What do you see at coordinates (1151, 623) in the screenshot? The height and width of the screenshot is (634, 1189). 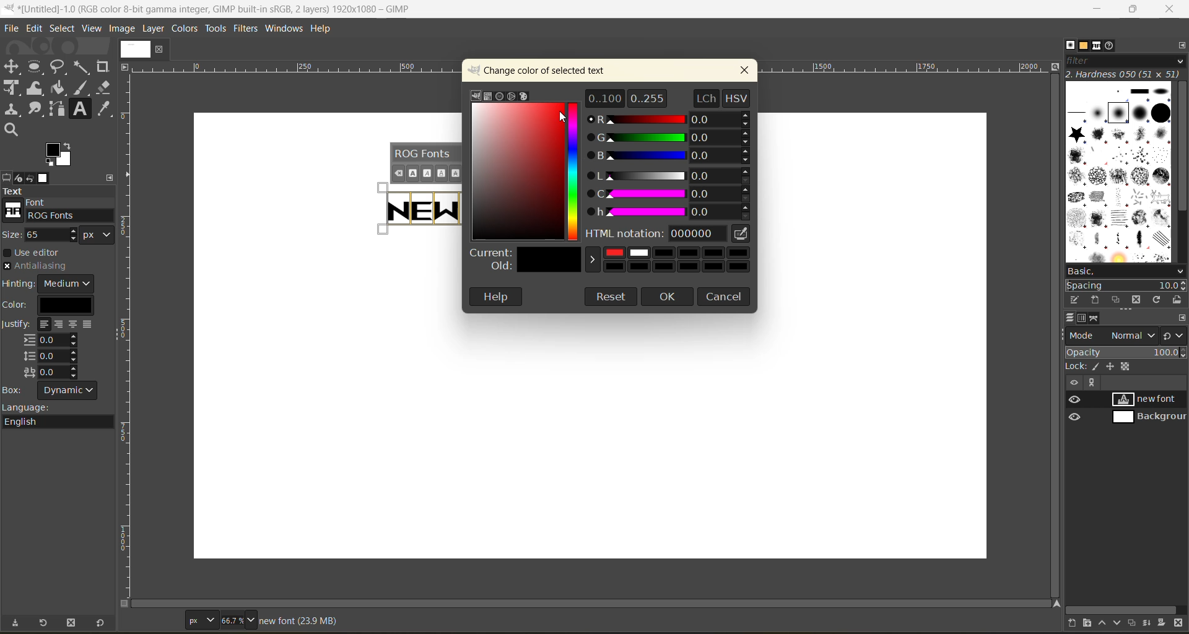 I see `merge this layer` at bounding box center [1151, 623].